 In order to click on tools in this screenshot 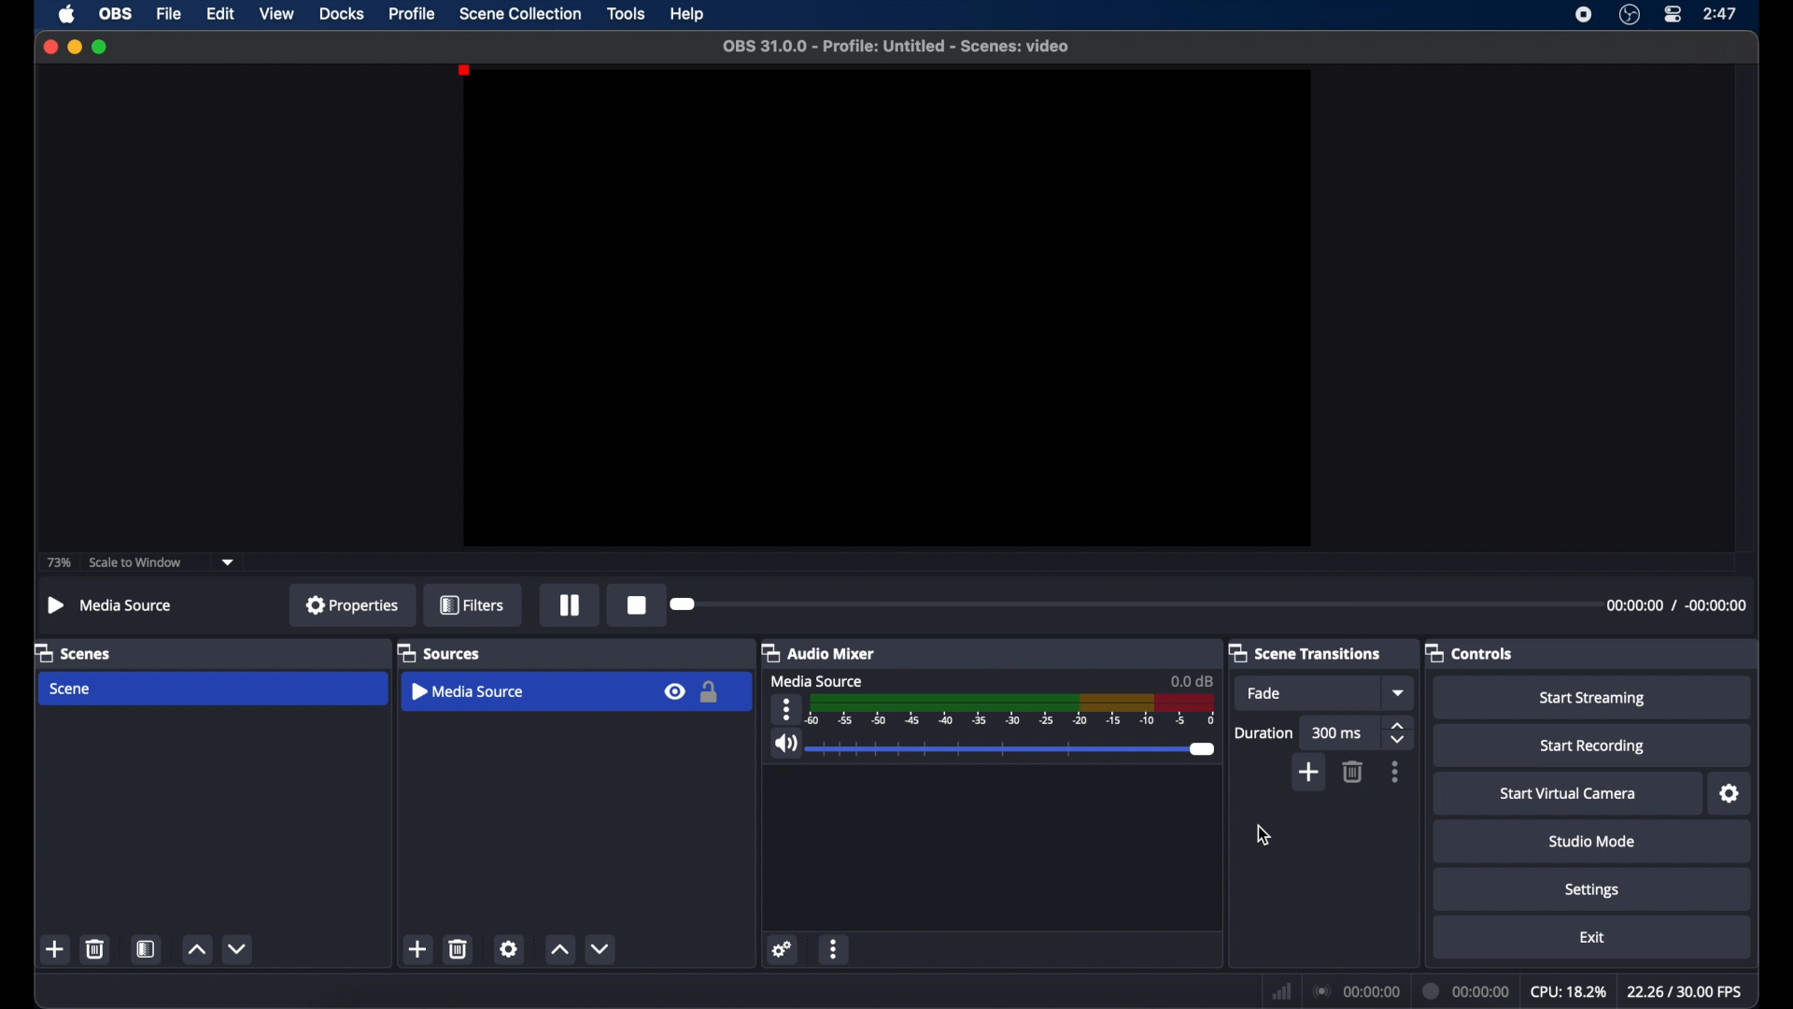, I will do `click(628, 14)`.